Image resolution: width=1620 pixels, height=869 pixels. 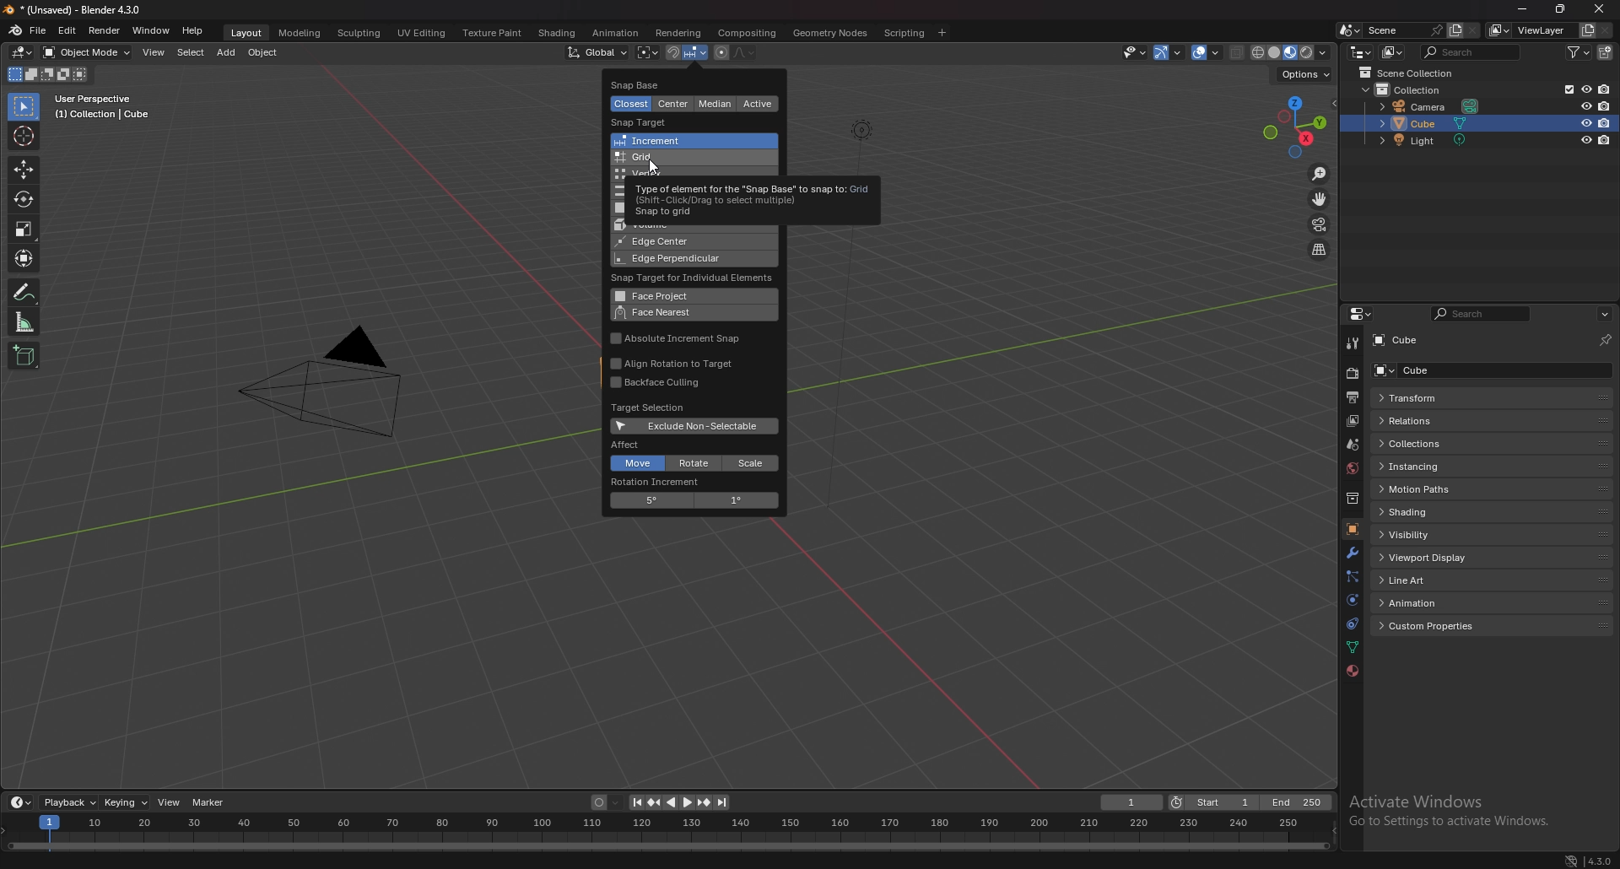 What do you see at coordinates (672, 242) in the screenshot?
I see `edge center` at bounding box center [672, 242].